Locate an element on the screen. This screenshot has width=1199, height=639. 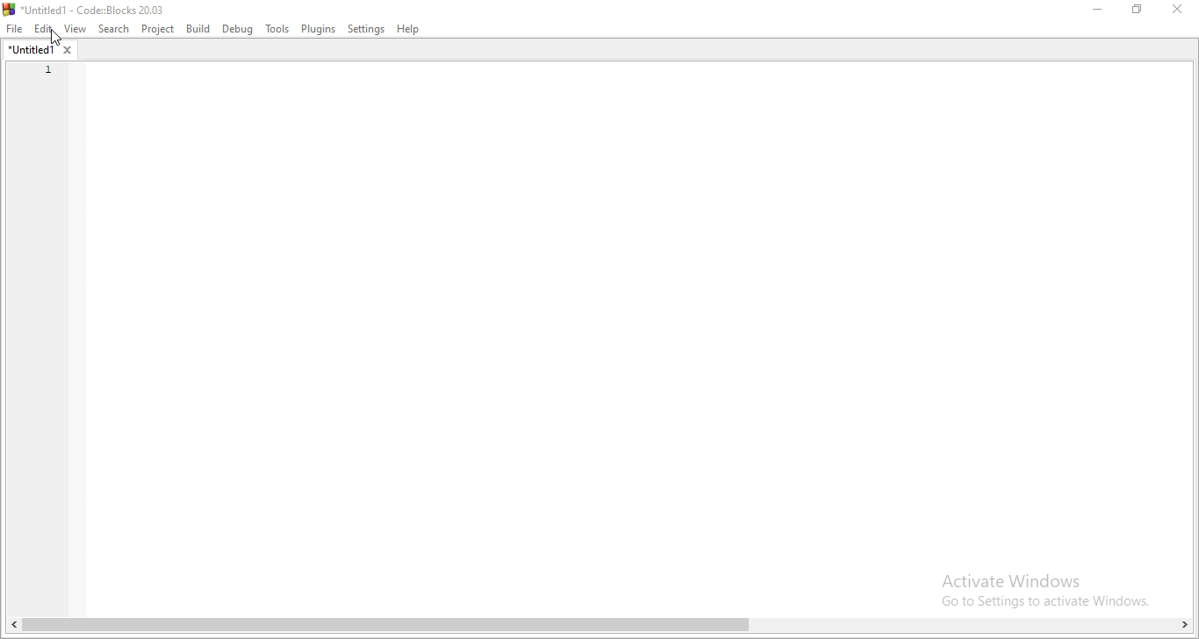
File is located at coordinates (13, 28).